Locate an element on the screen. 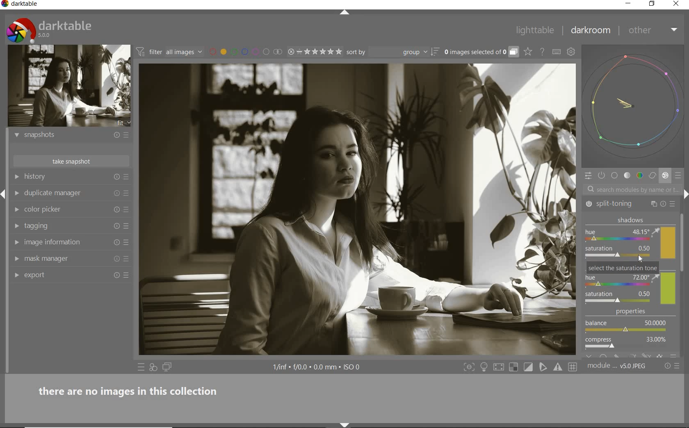 This screenshot has height=428, width=689. color is located at coordinates (639, 176).